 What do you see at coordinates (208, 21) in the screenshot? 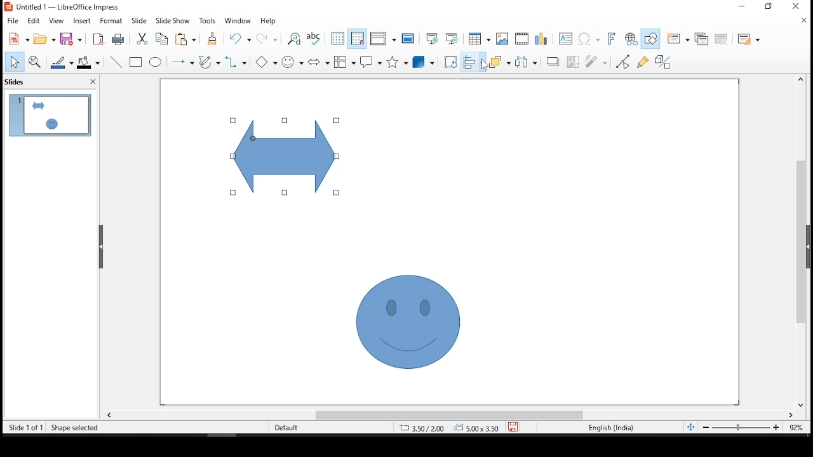
I see `tools` at bounding box center [208, 21].